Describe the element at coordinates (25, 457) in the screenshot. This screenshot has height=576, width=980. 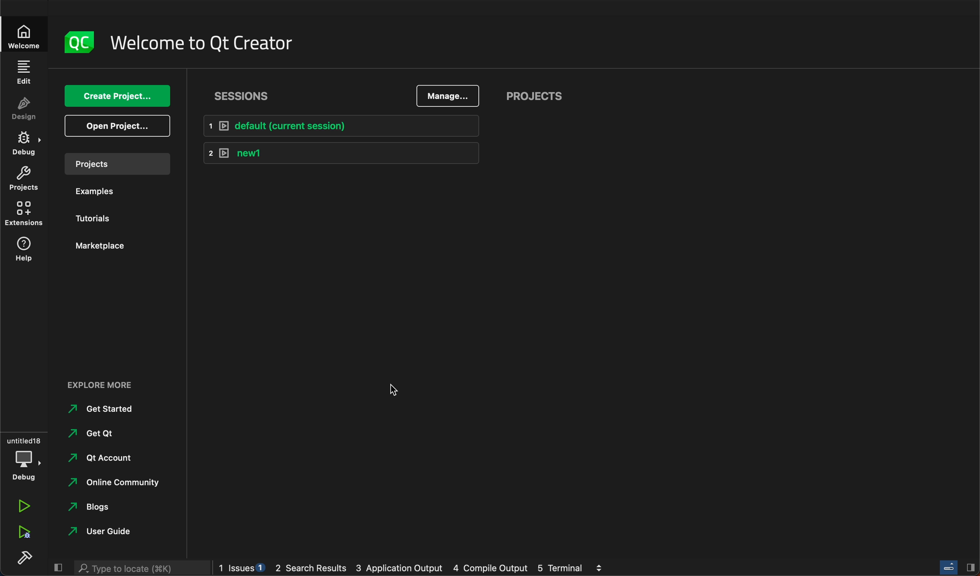
I see `debug` at that location.